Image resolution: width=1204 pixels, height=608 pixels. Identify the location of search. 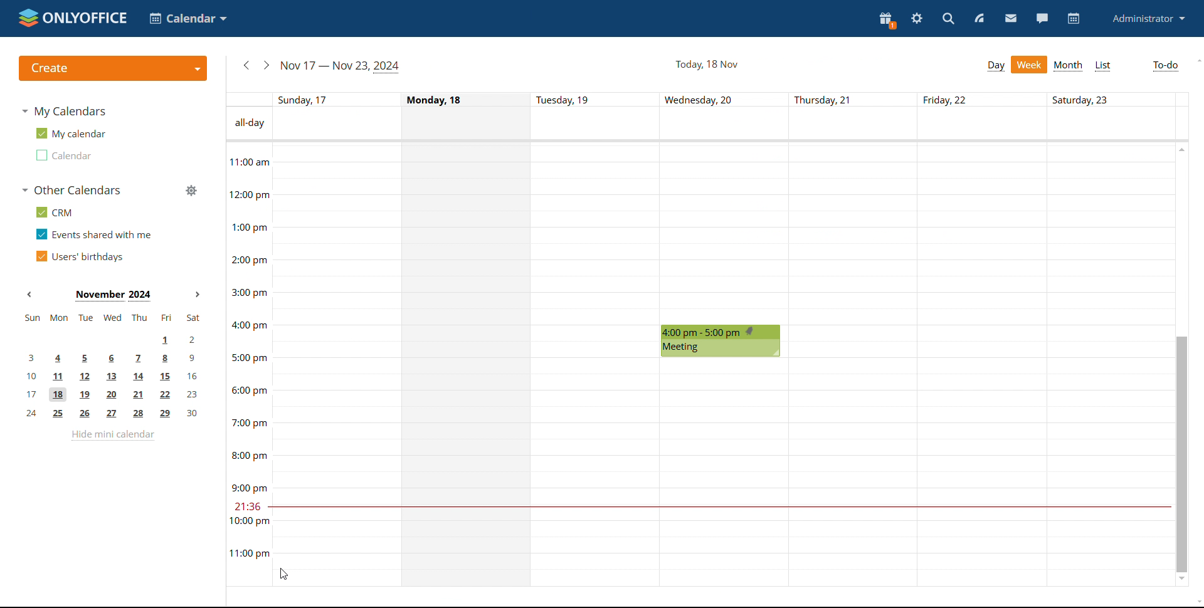
(947, 19).